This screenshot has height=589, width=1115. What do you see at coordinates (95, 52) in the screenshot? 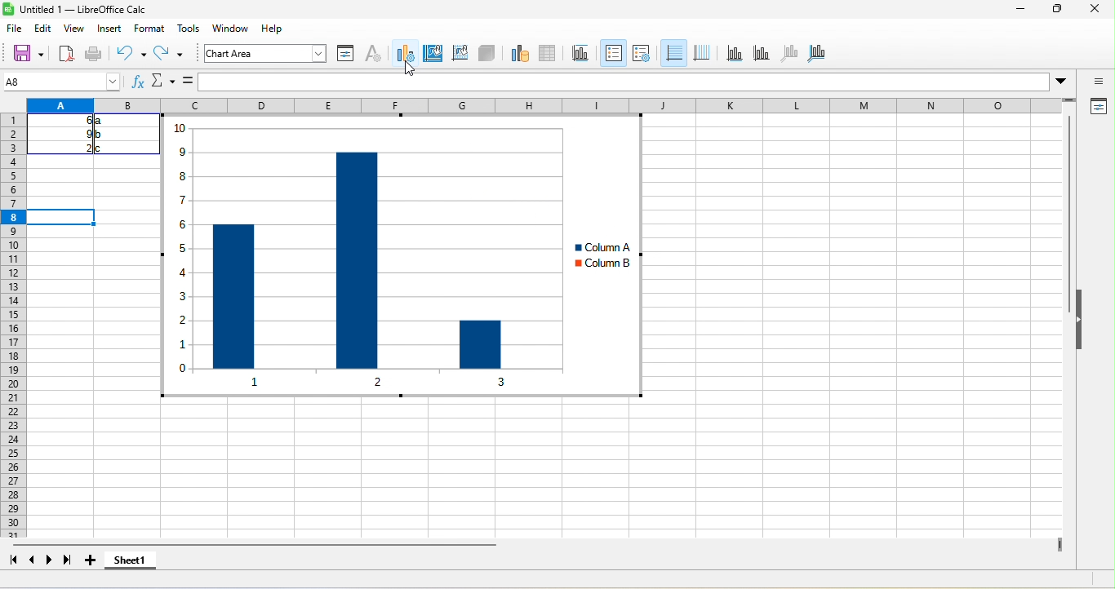
I see `save` at bounding box center [95, 52].